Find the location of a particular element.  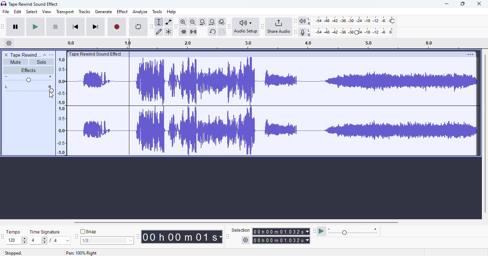

audacity transport toolbar is located at coordinates (3, 26).